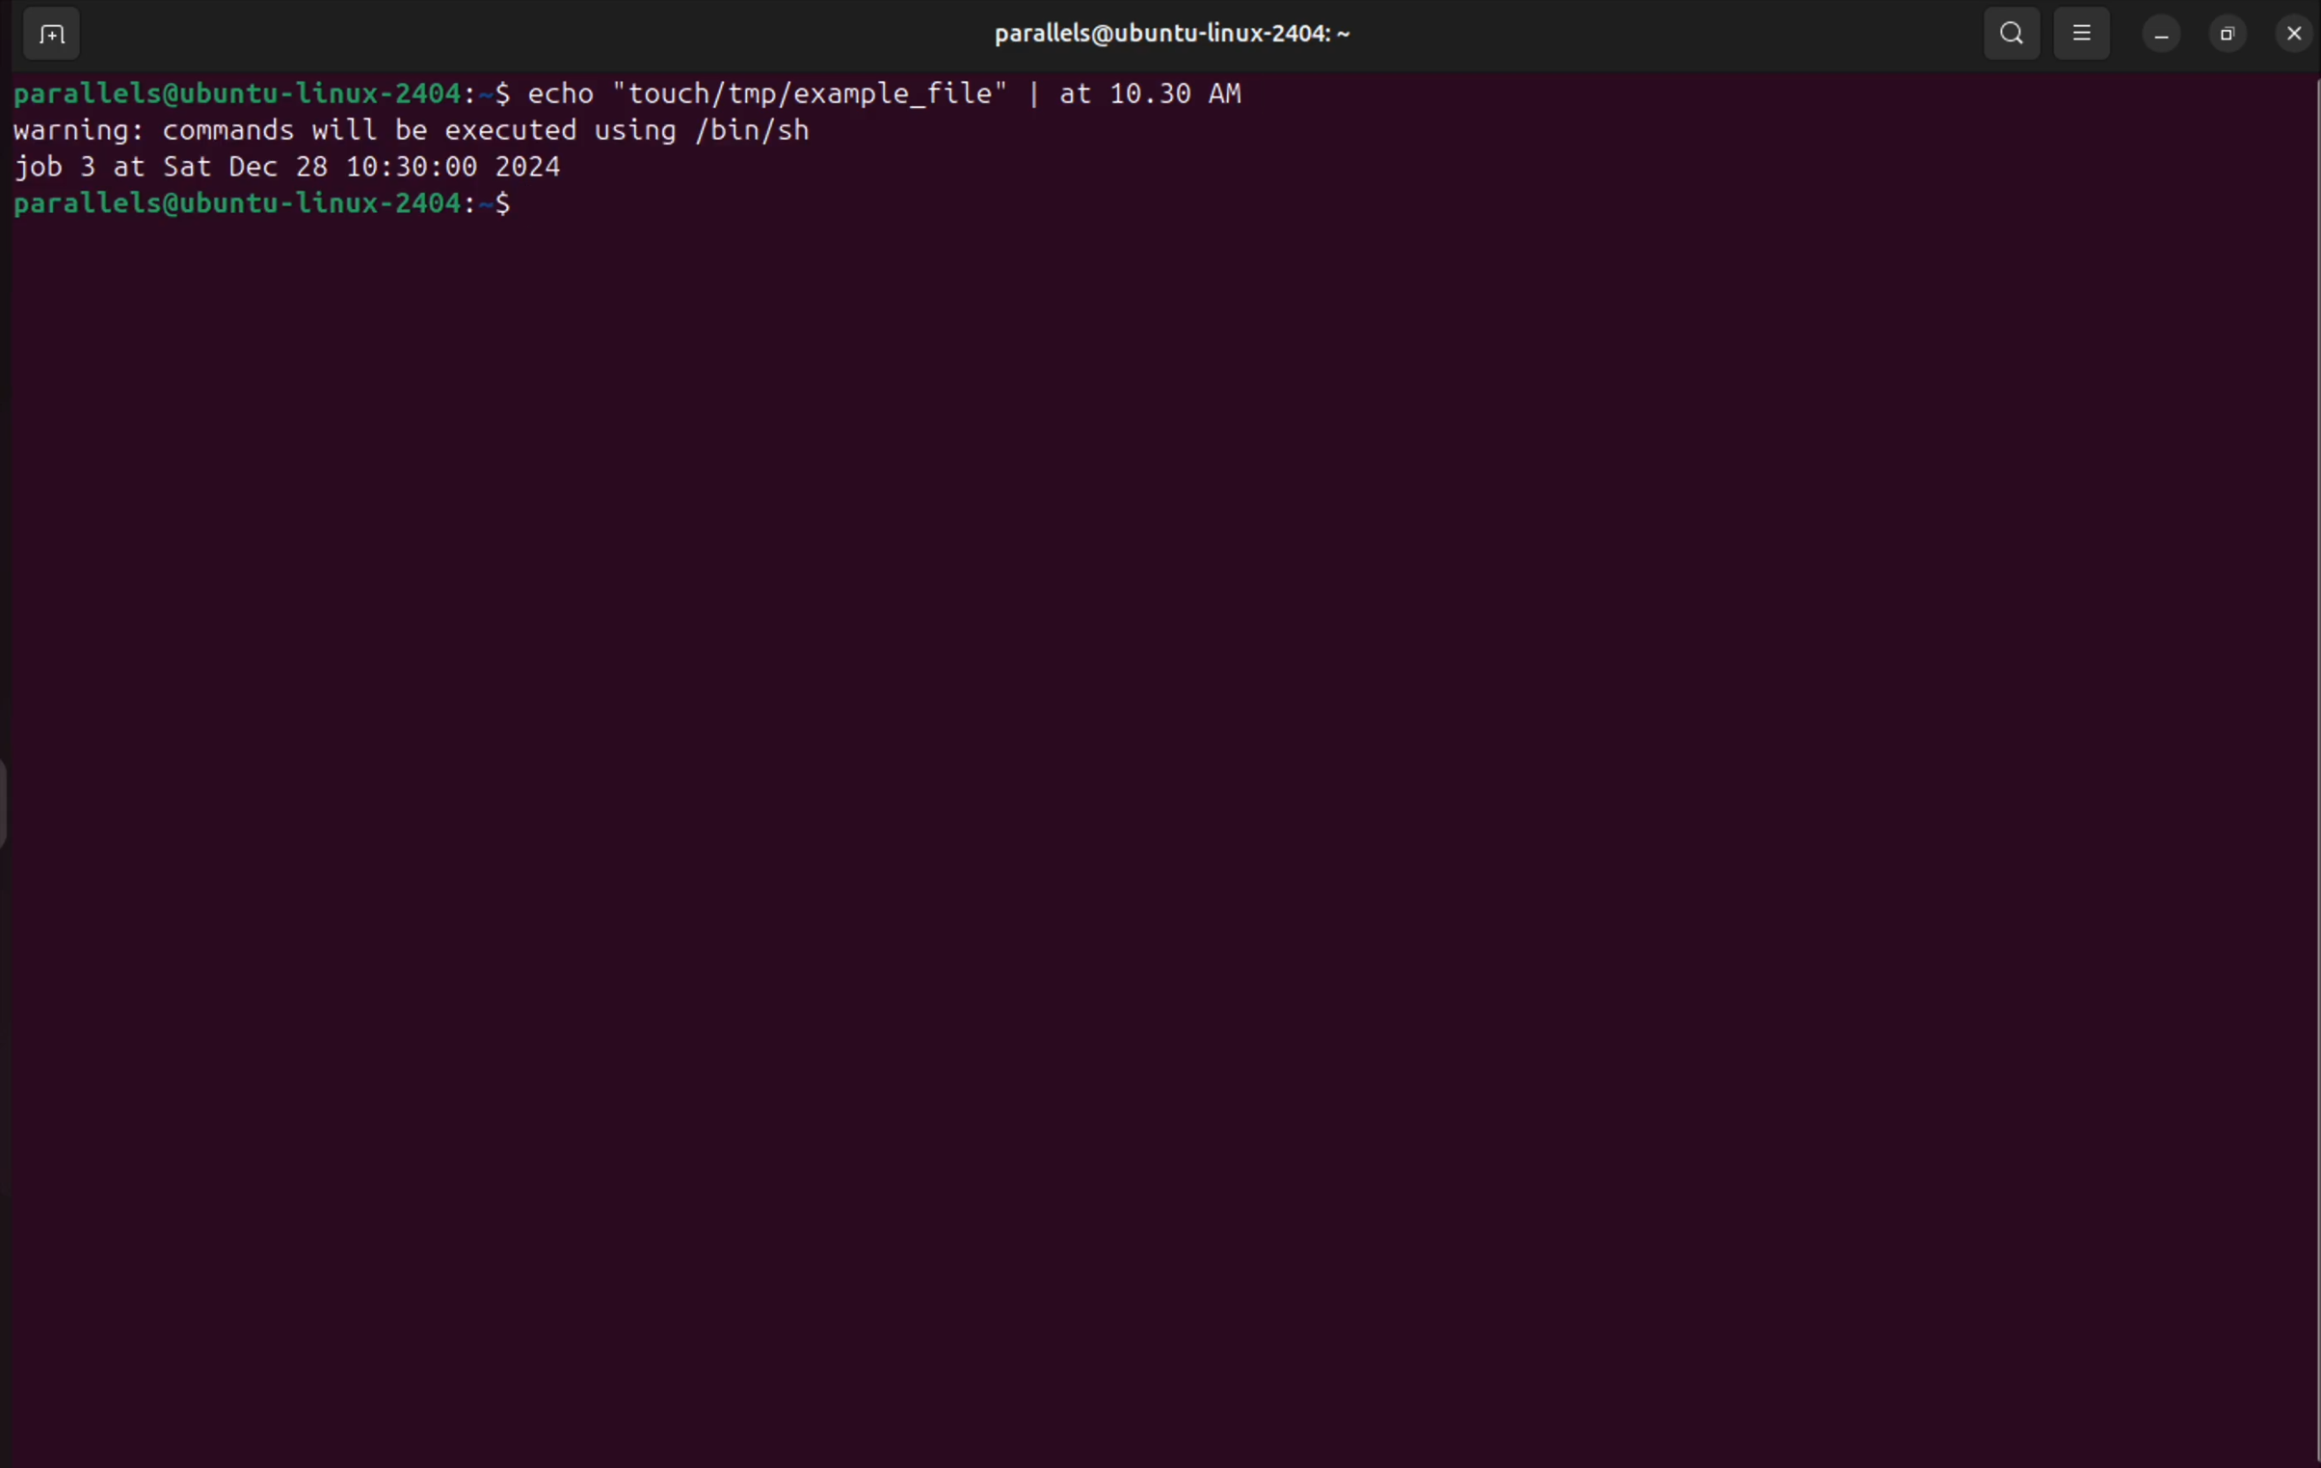 Image resolution: width=2321 pixels, height=1468 pixels. What do you see at coordinates (1168, 36) in the screenshot?
I see `parallels user profile` at bounding box center [1168, 36].